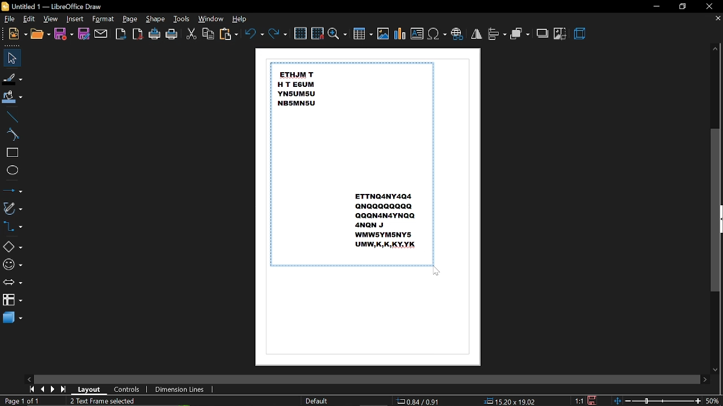 The image size is (723, 406). I want to click on curve, so click(12, 134).